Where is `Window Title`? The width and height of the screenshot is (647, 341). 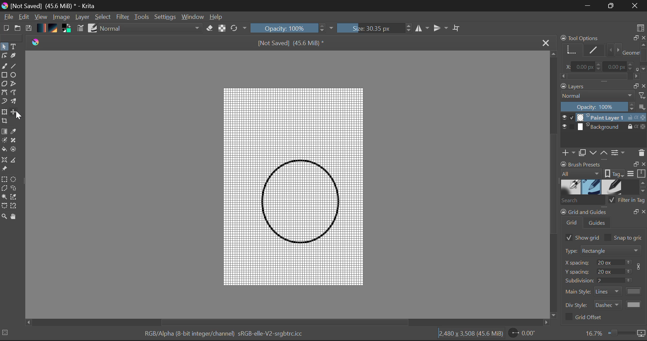
Window Title is located at coordinates (50, 6).